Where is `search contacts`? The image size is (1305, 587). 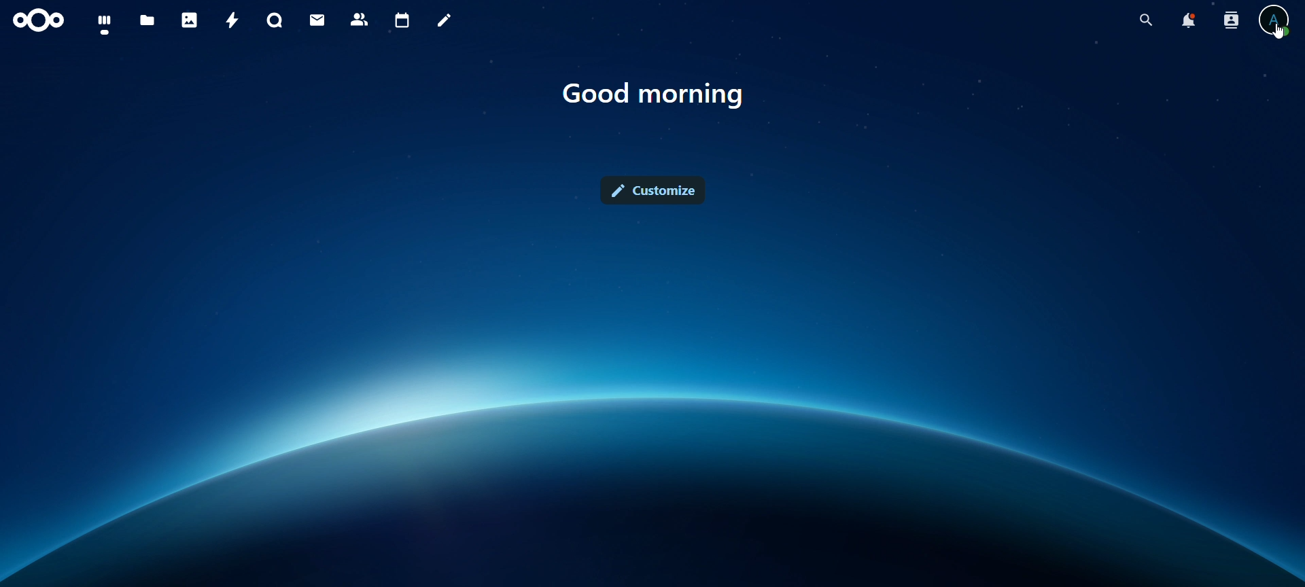 search contacts is located at coordinates (1234, 21).